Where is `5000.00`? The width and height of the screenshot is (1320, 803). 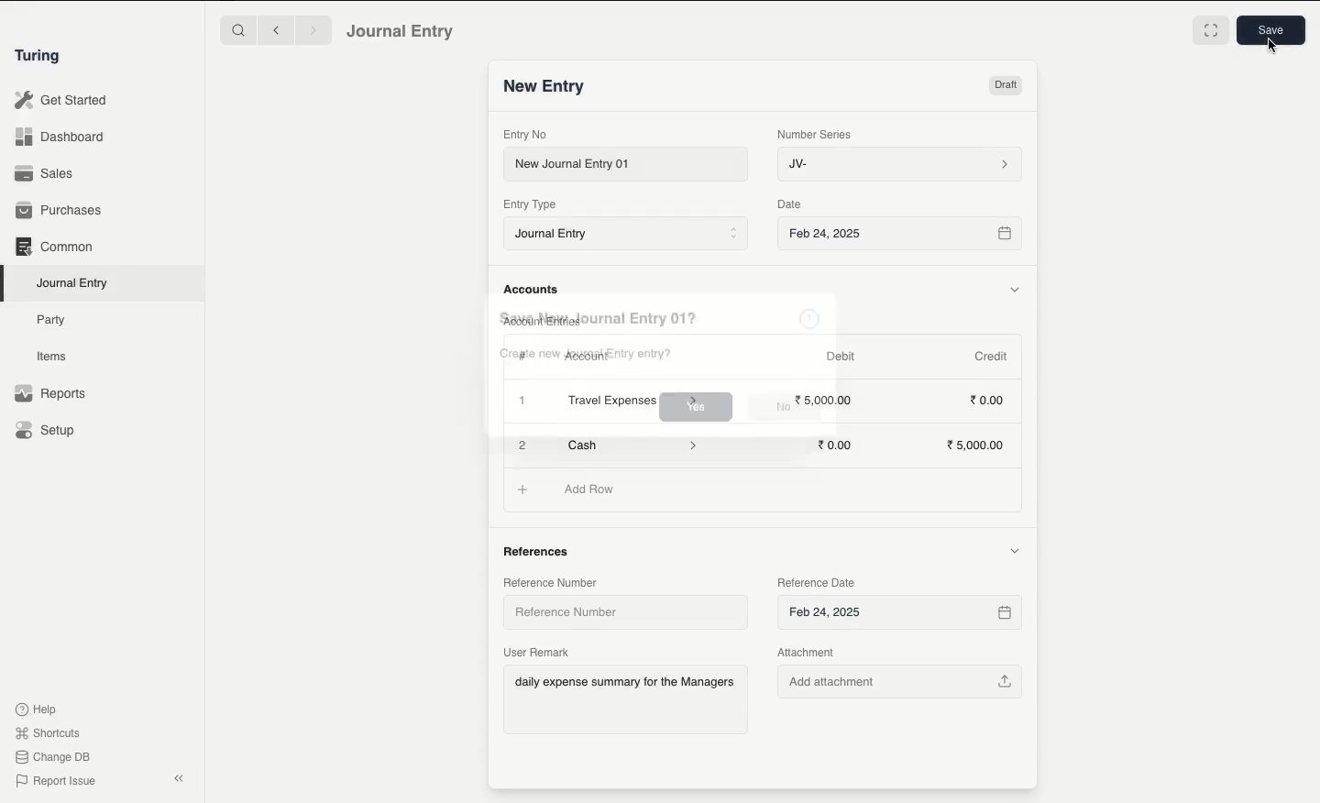
5000.00 is located at coordinates (825, 399).